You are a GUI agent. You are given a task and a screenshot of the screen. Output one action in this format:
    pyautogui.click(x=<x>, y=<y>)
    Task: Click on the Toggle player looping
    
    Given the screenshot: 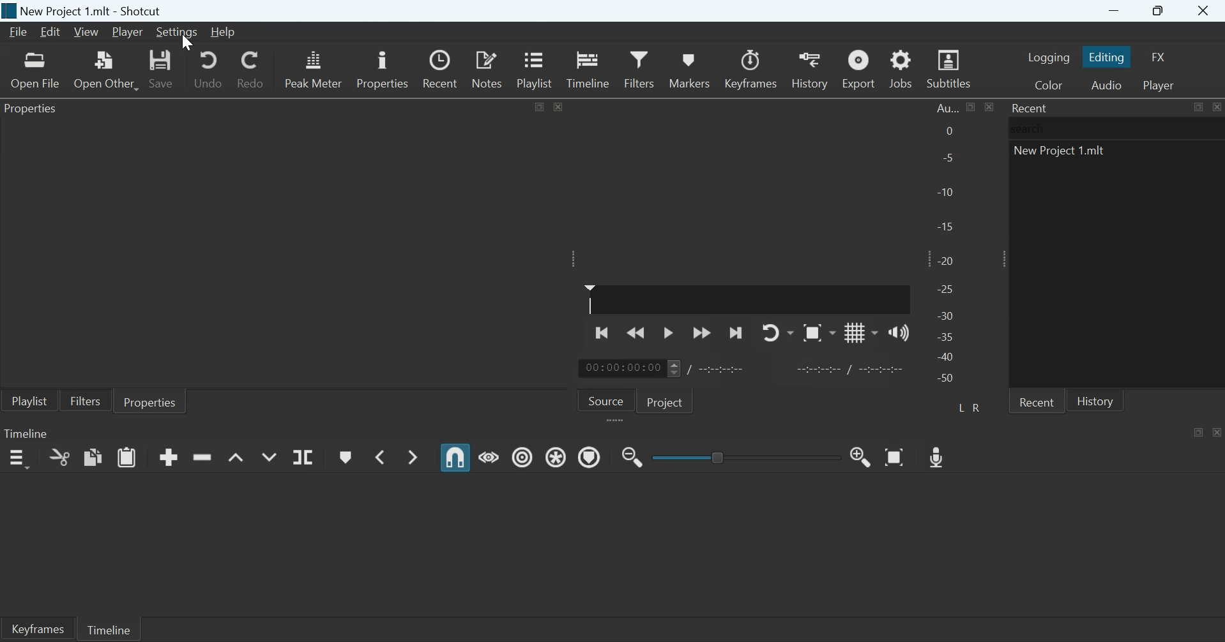 What is the action you would take?
    pyautogui.click(x=778, y=332)
    